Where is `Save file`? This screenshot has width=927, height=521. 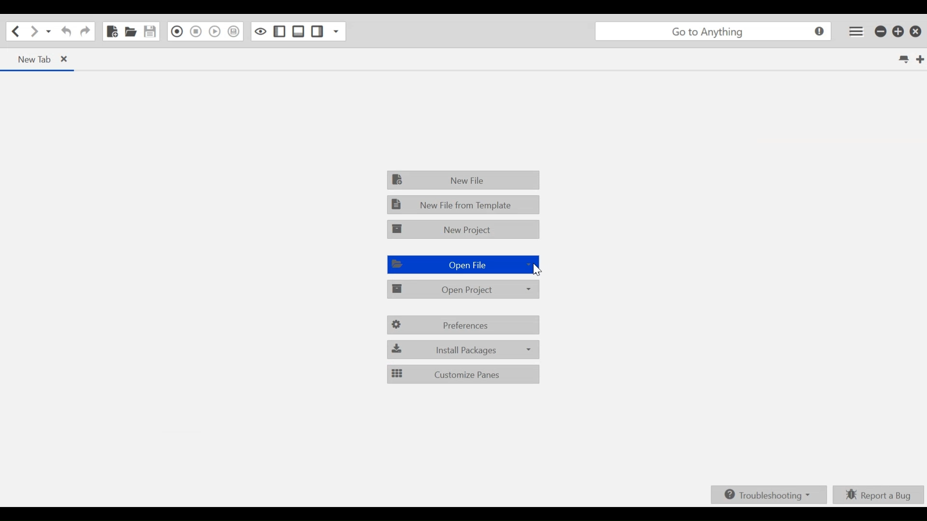 Save file is located at coordinates (150, 32).